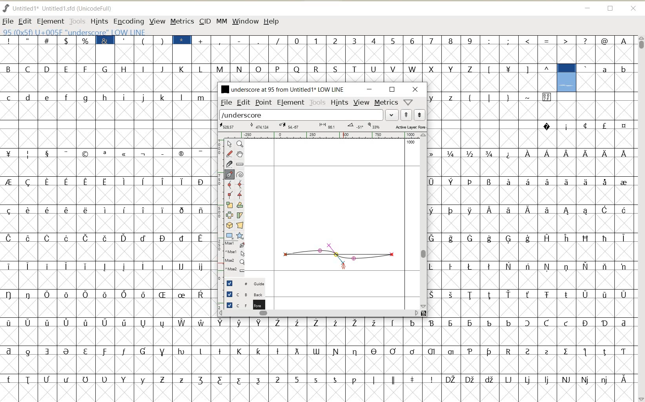 The height and width of the screenshot is (402, 645). Describe the element at coordinates (322, 126) in the screenshot. I see `ACTIVE LAYR` at that location.